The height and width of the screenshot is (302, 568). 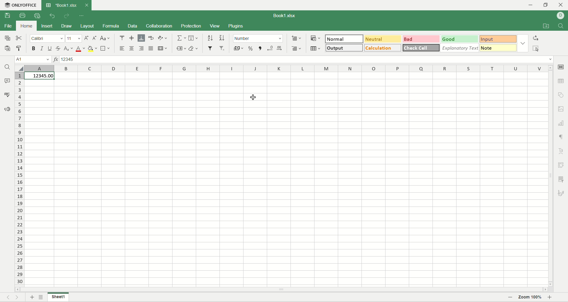 I want to click on input, so click(x=498, y=38).